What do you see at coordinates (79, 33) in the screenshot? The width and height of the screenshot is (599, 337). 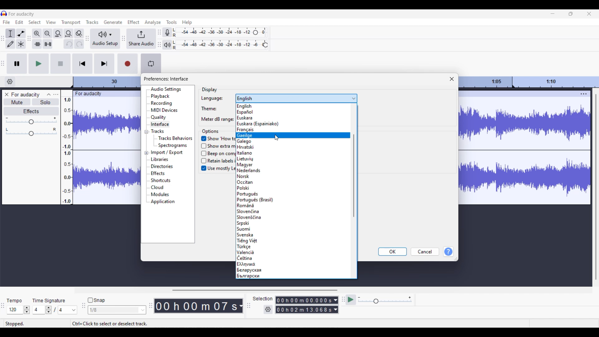 I see `Zoom toggle` at bounding box center [79, 33].